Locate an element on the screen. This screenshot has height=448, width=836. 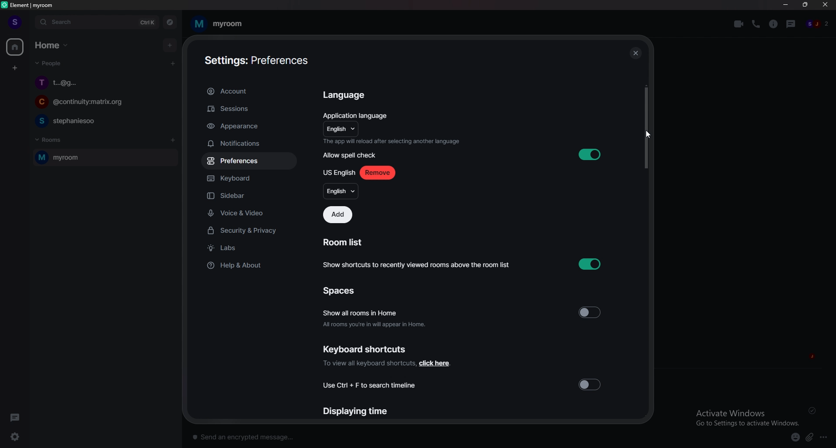
voice and video is located at coordinates (251, 213).